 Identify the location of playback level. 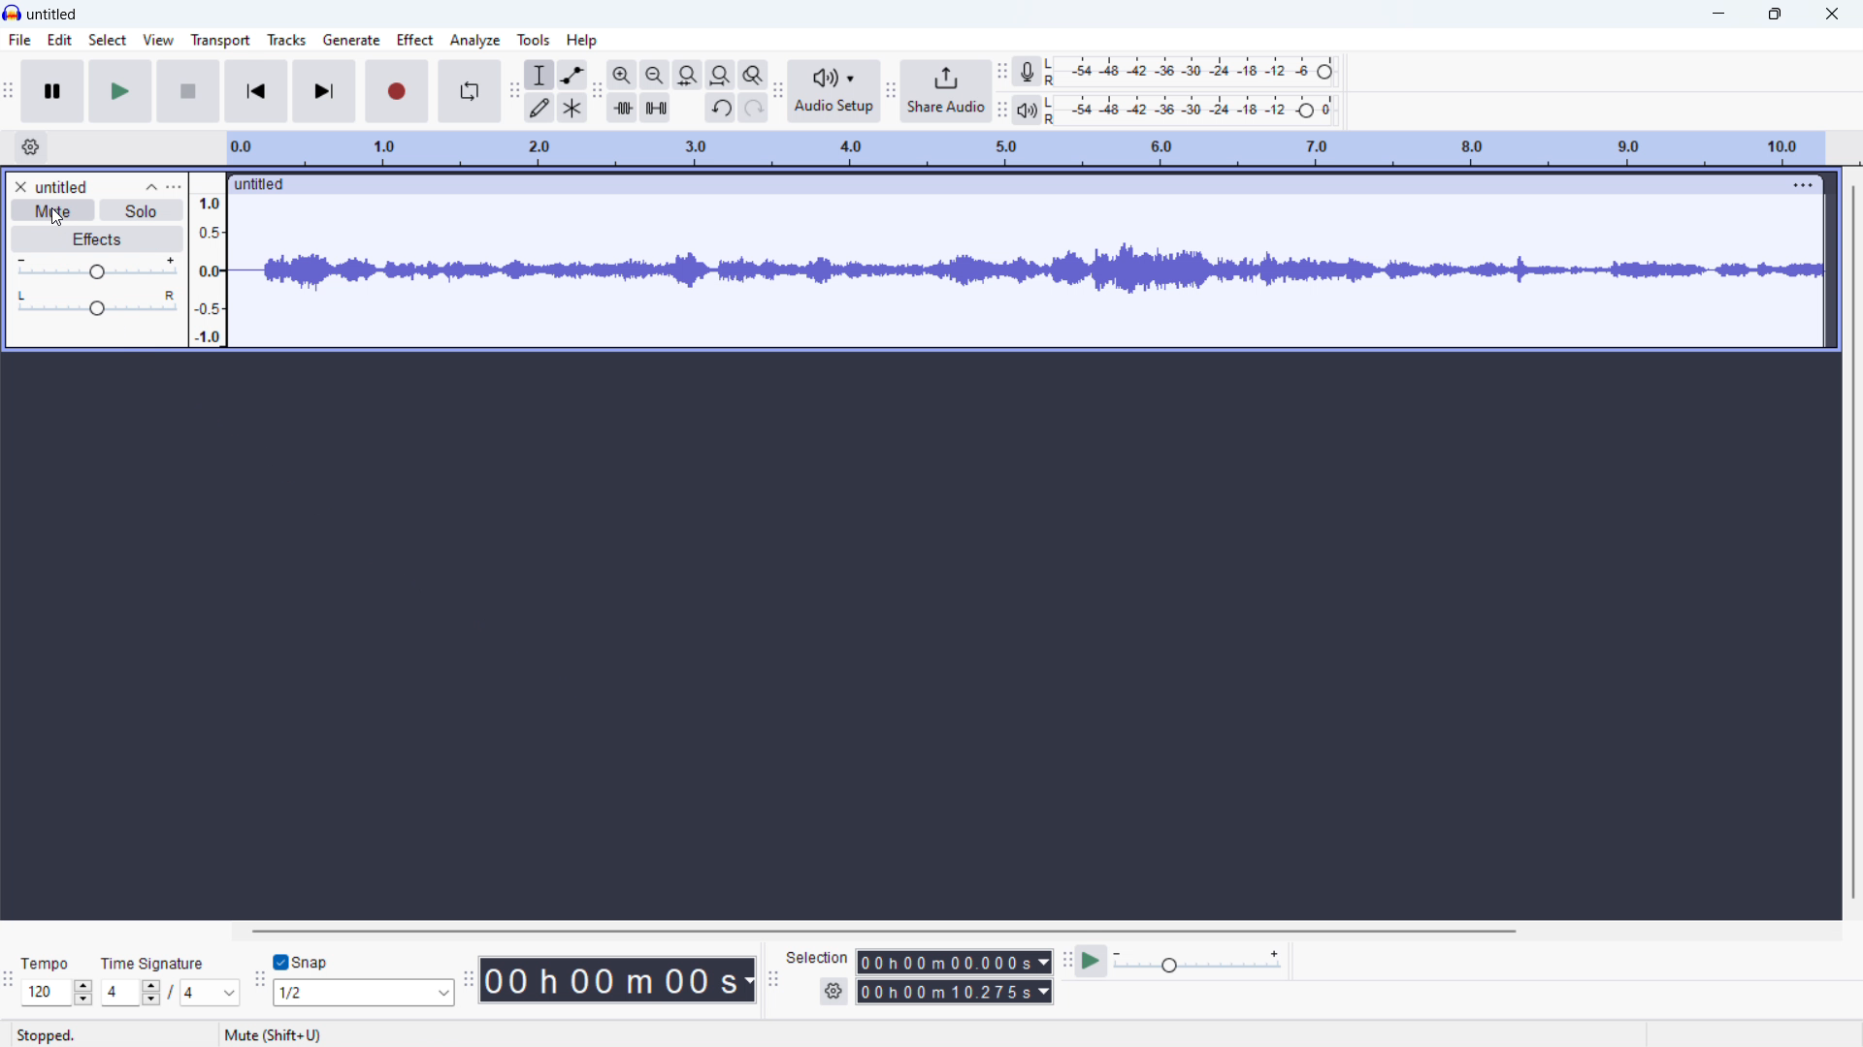
(1190, 111).